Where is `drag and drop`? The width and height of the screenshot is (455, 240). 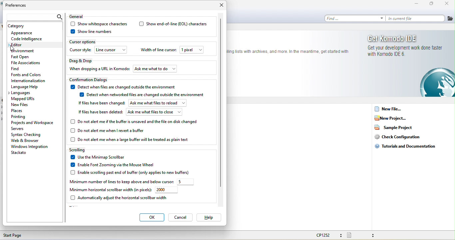
drag and drop is located at coordinates (83, 60).